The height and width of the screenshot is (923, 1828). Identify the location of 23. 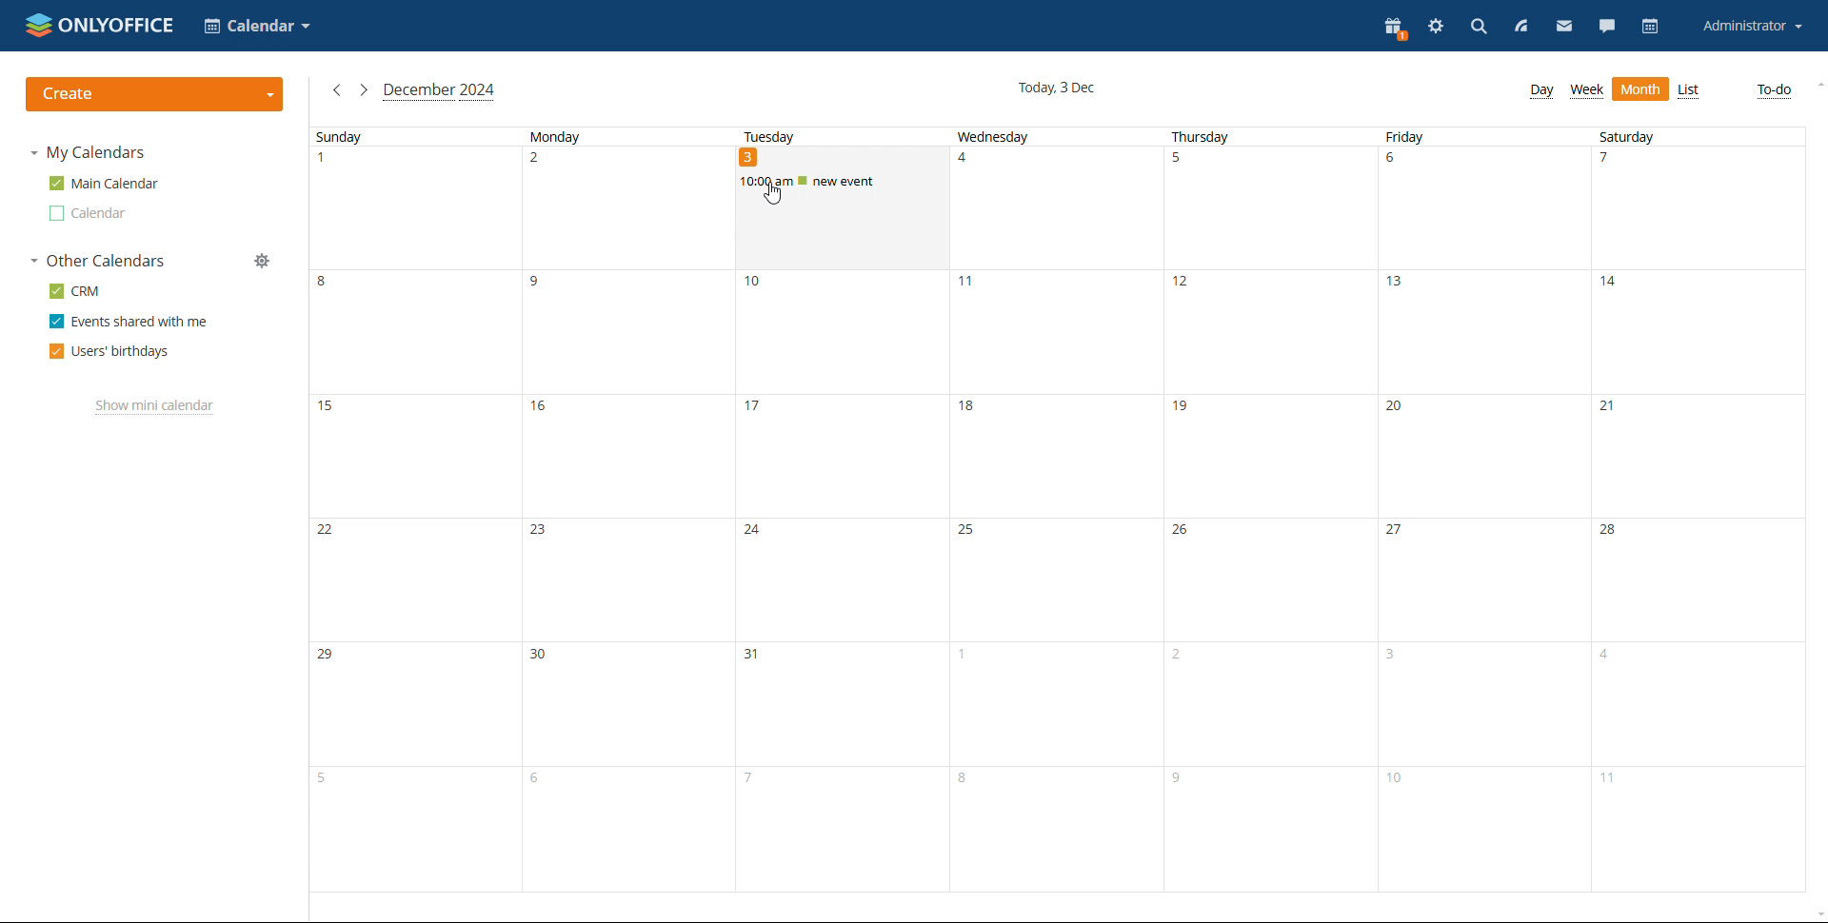
(628, 580).